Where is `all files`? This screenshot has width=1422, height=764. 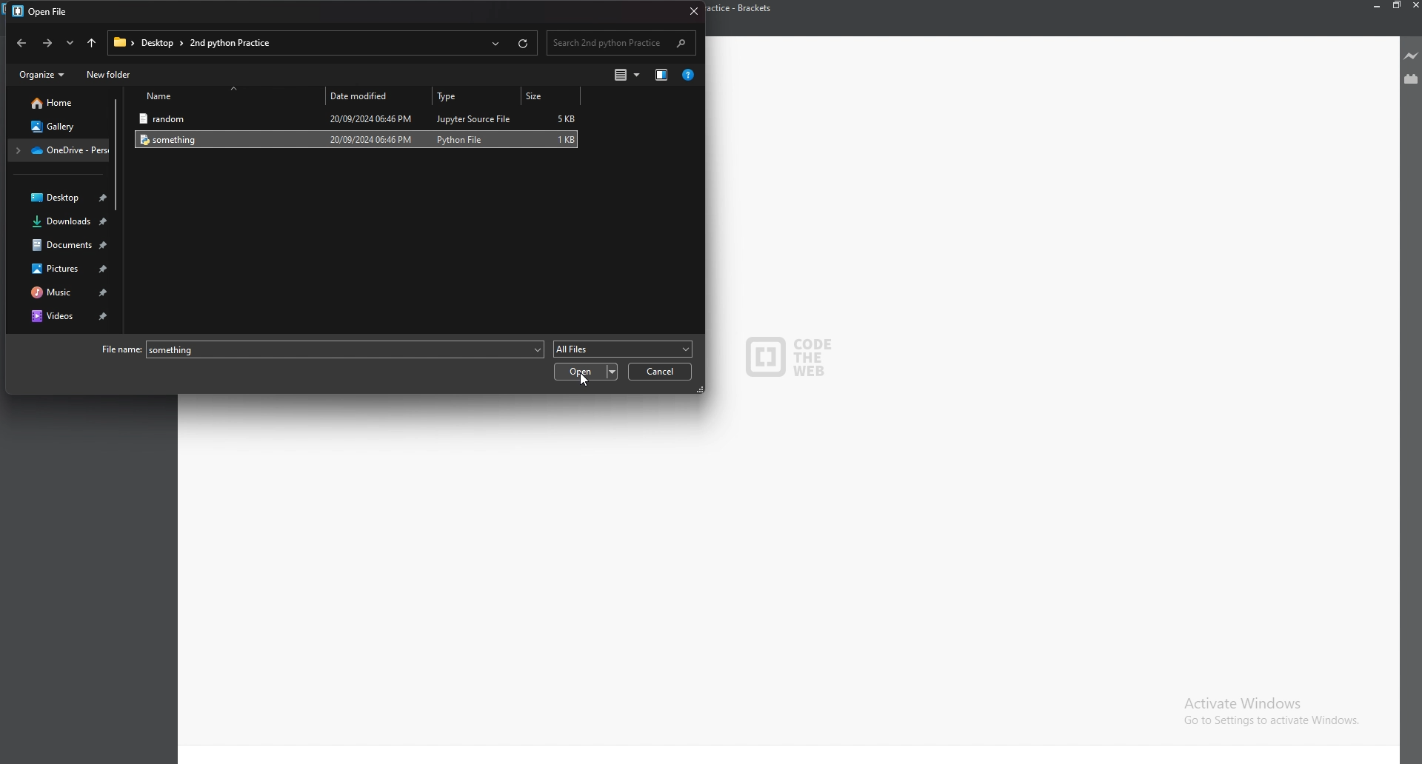
all files is located at coordinates (623, 349).